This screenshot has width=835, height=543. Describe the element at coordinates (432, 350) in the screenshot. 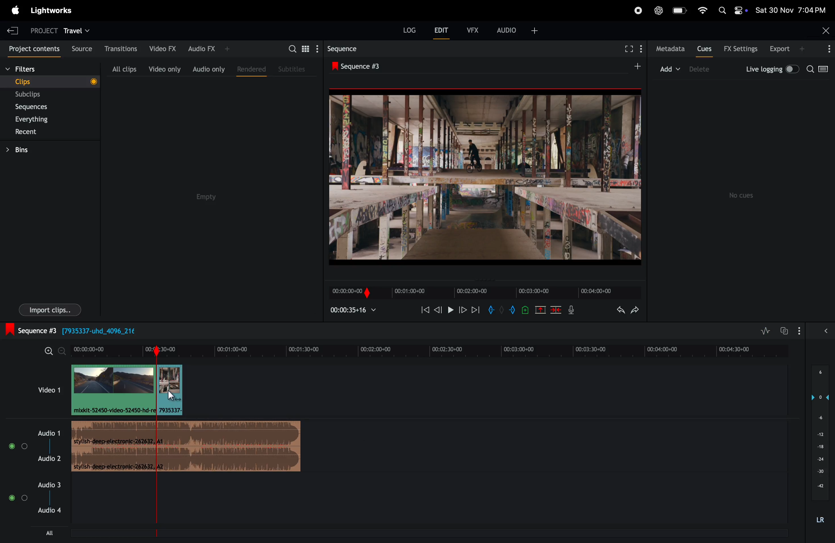

I see `time frame` at that location.